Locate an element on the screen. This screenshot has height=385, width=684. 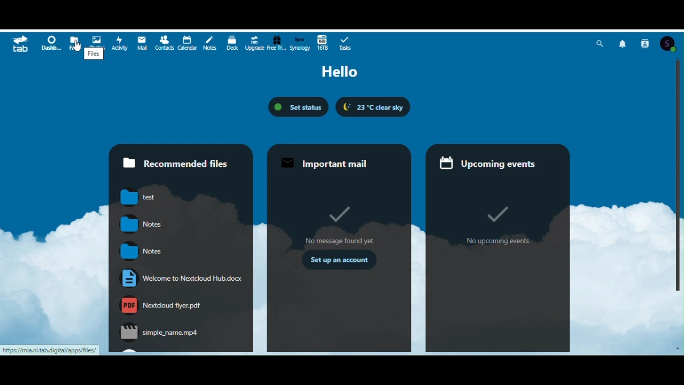
 is located at coordinates (18, 45).